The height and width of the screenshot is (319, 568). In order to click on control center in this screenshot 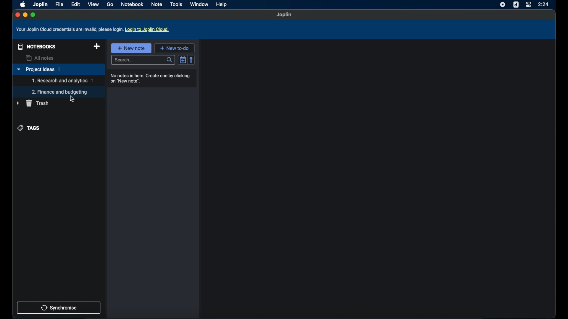, I will do `click(528, 5)`.